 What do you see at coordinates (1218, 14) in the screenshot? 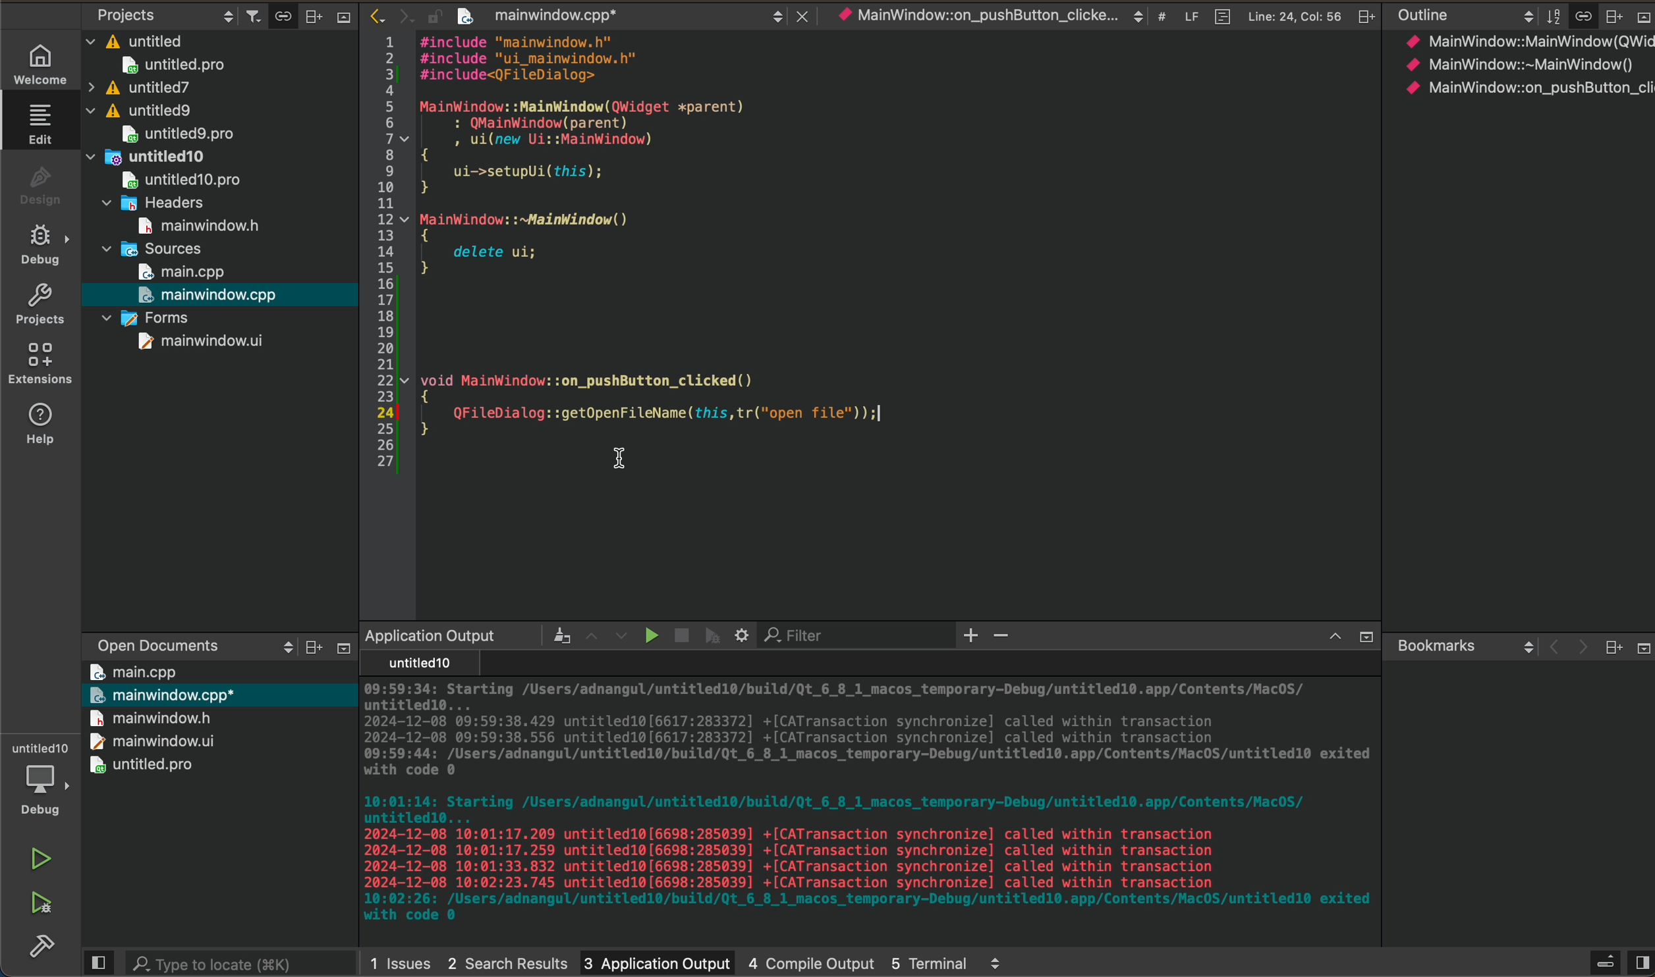
I see `file` at bounding box center [1218, 14].